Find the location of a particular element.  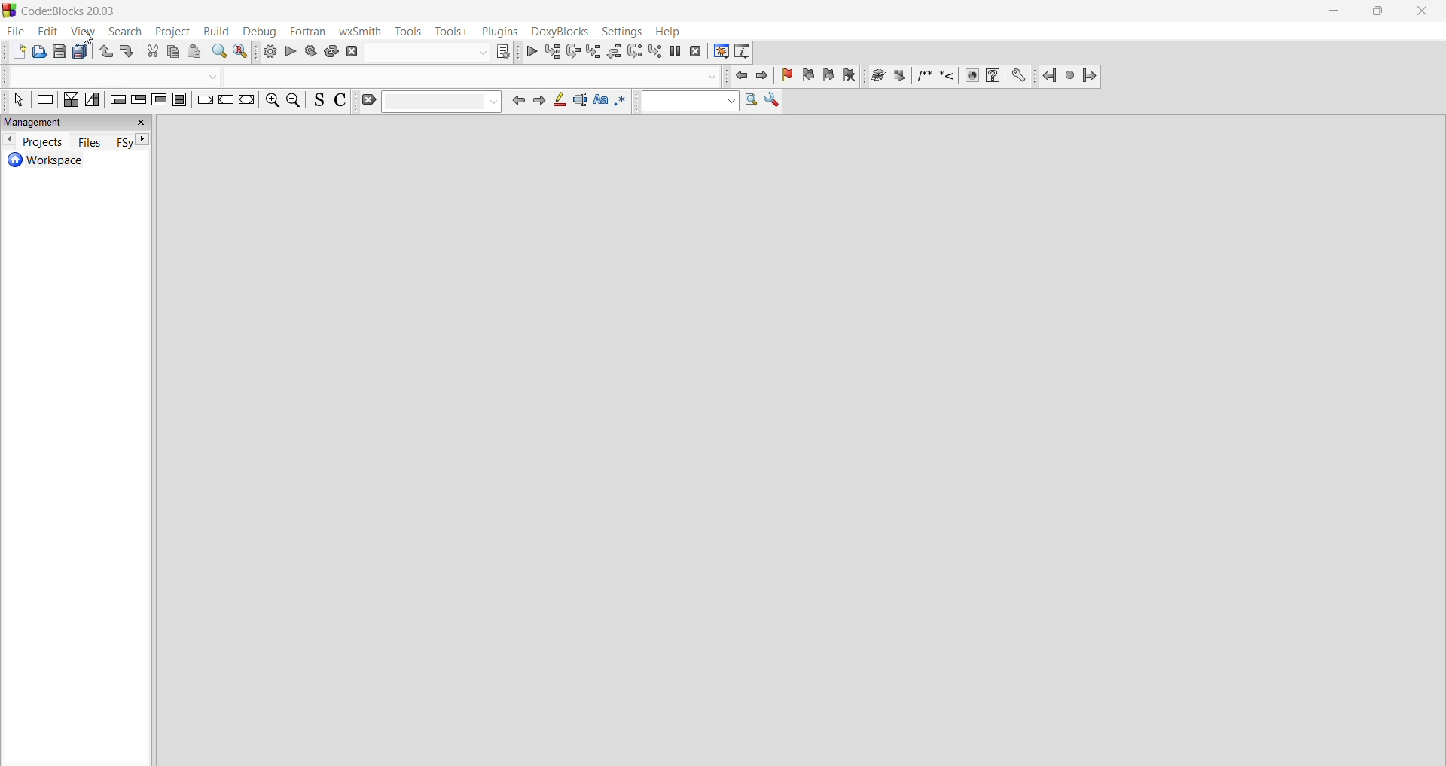

extract is located at coordinates (900, 75).